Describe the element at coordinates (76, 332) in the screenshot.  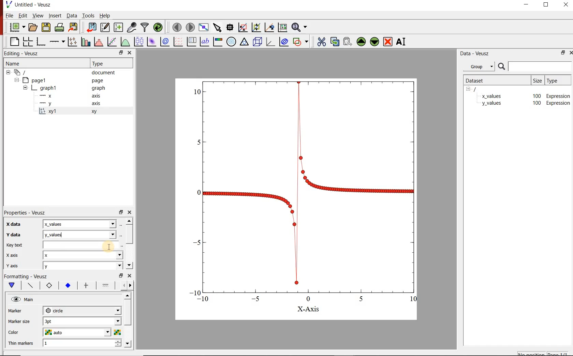
I see `auto` at that location.